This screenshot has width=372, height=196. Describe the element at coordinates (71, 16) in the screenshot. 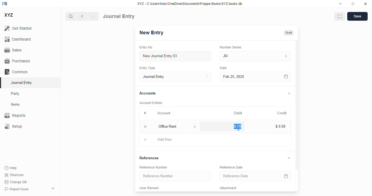

I see `search` at that location.